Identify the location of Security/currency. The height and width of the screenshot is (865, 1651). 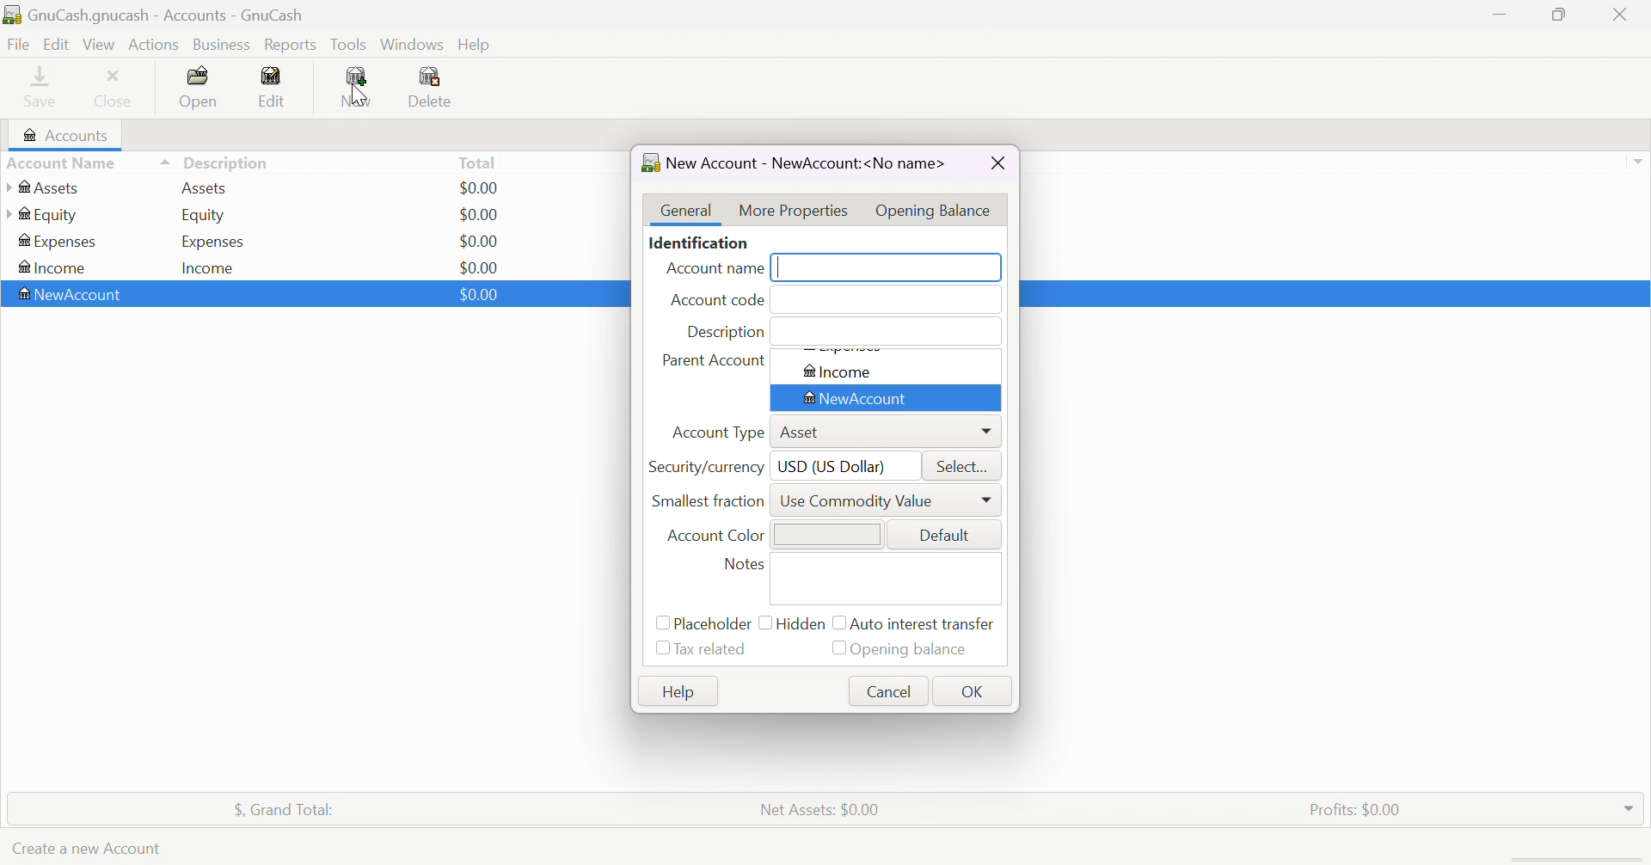
(705, 469).